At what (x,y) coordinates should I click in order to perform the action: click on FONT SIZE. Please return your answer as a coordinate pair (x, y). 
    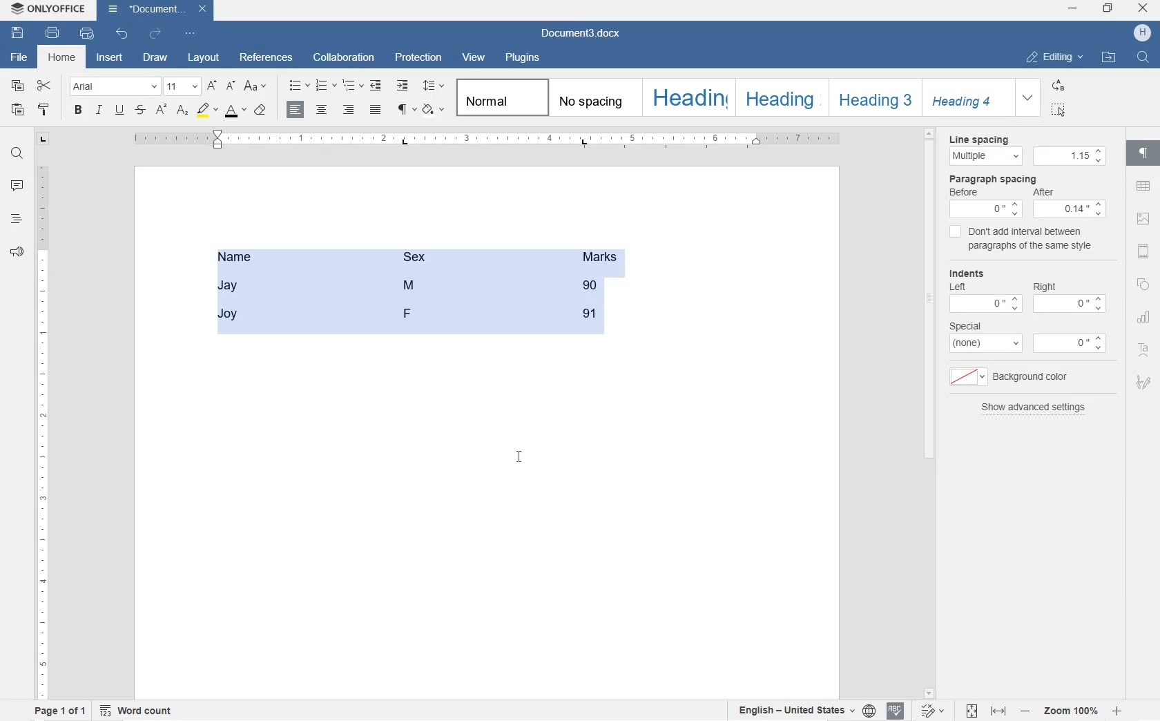
    Looking at the image, I should click on (183, 86).